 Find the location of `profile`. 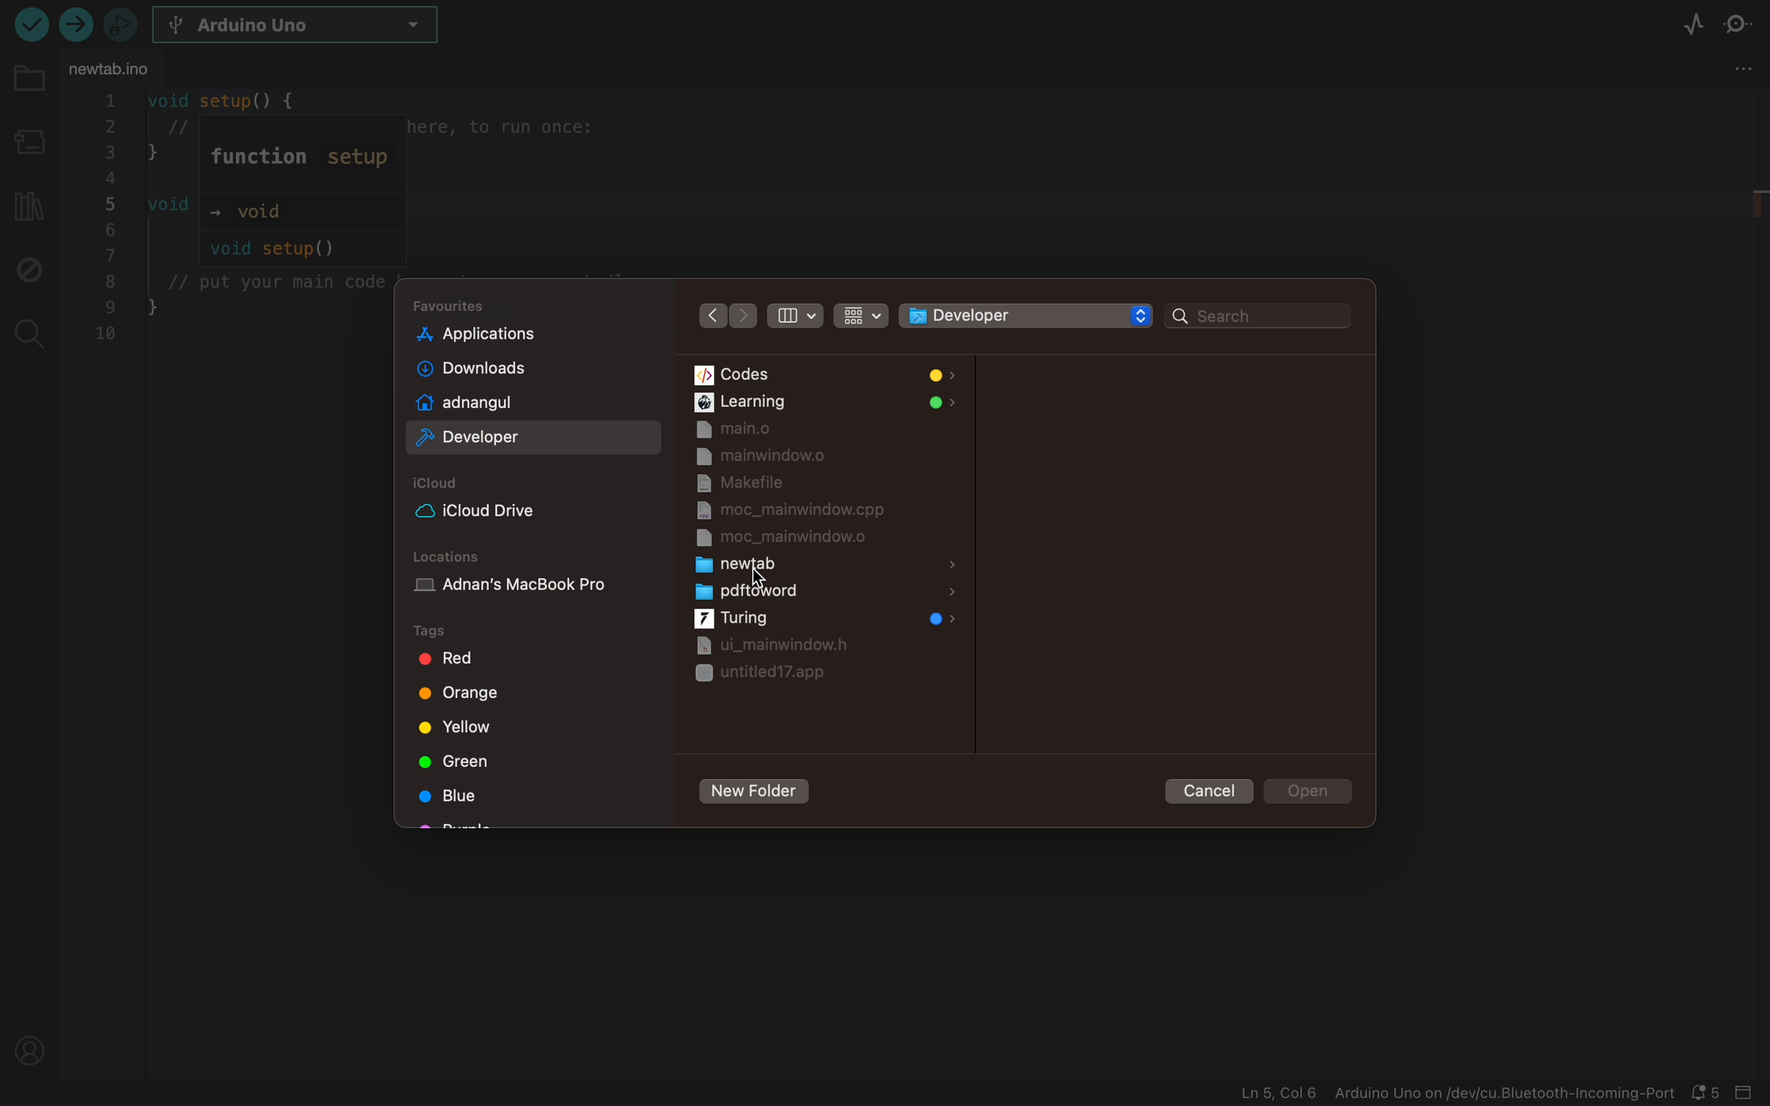

profile is located at coordinates (31, 1047).